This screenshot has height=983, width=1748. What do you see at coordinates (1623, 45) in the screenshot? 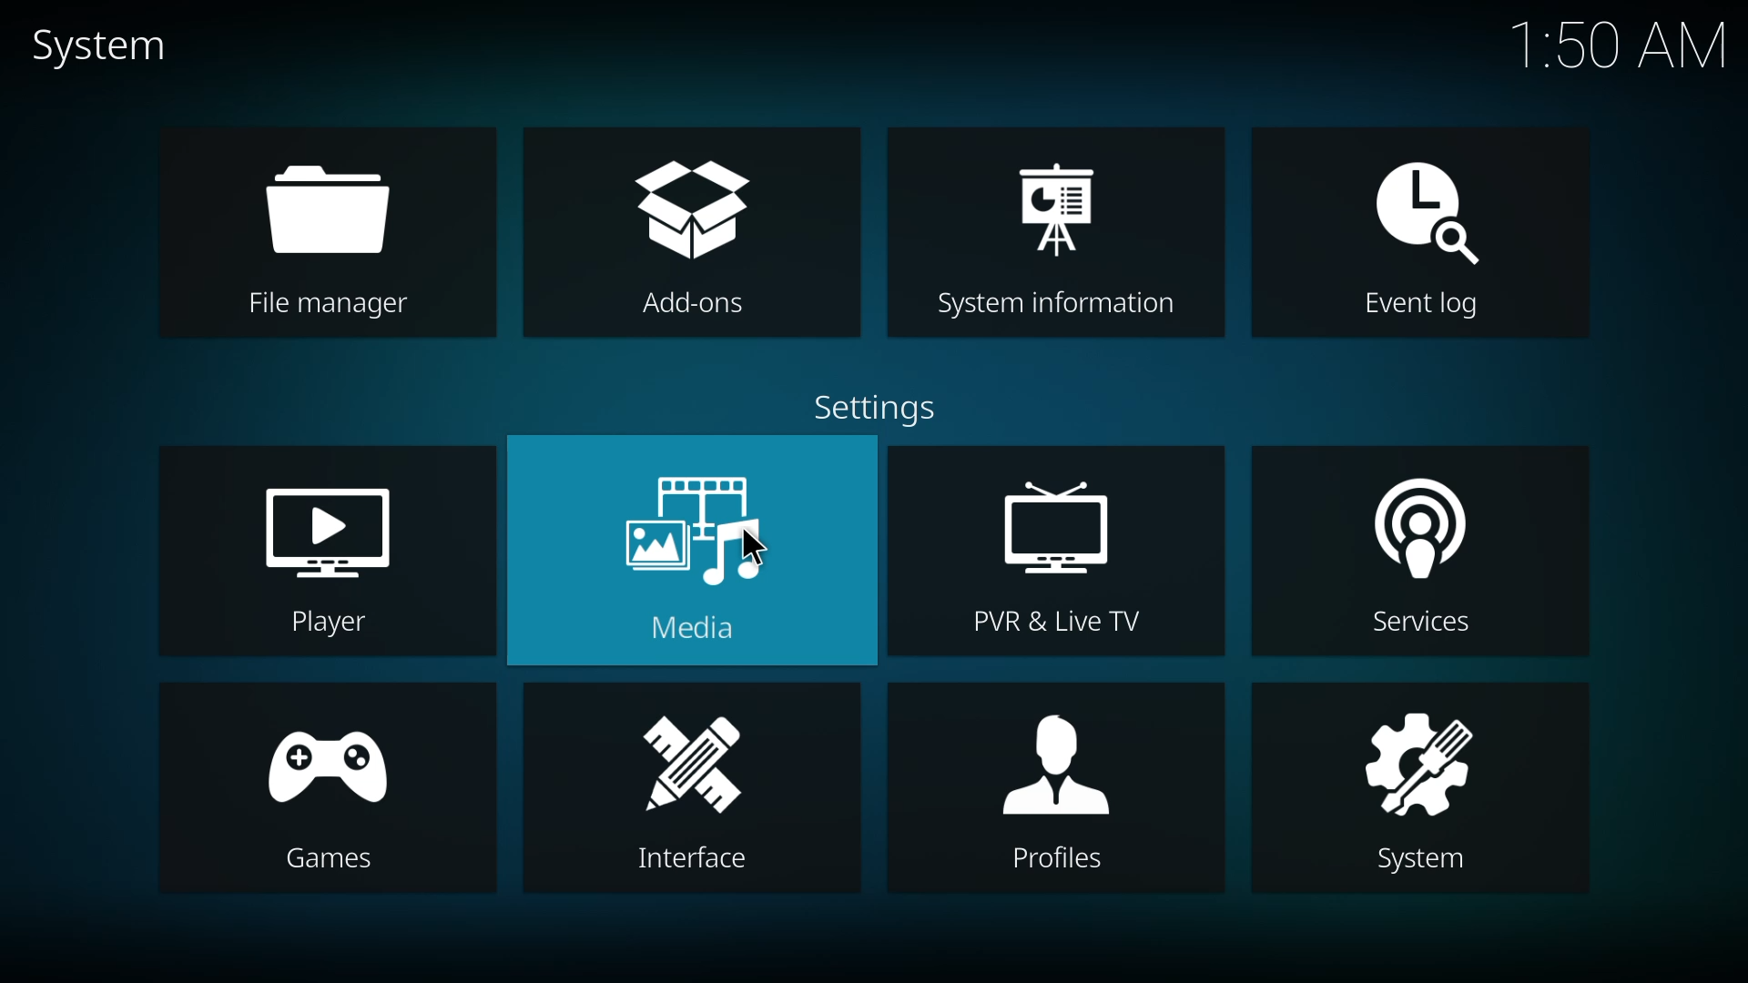
I see `time` at bounding box center [1623, 45].